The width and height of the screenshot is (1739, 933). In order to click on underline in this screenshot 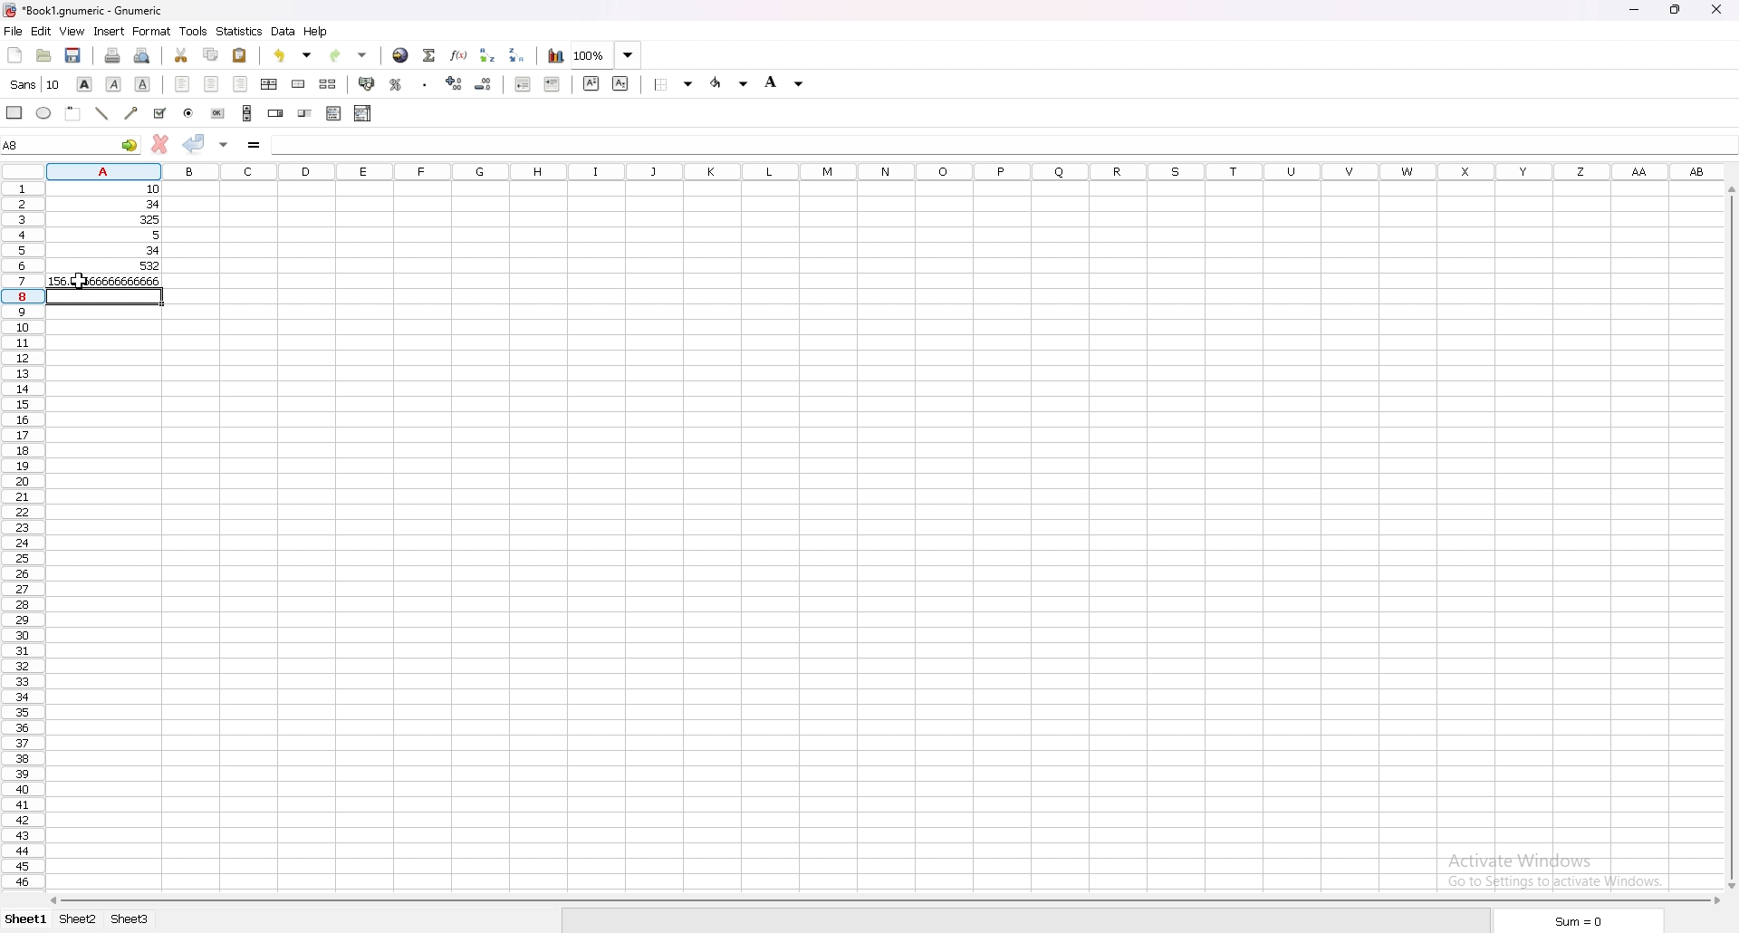, I will do `click(142, 83)`.